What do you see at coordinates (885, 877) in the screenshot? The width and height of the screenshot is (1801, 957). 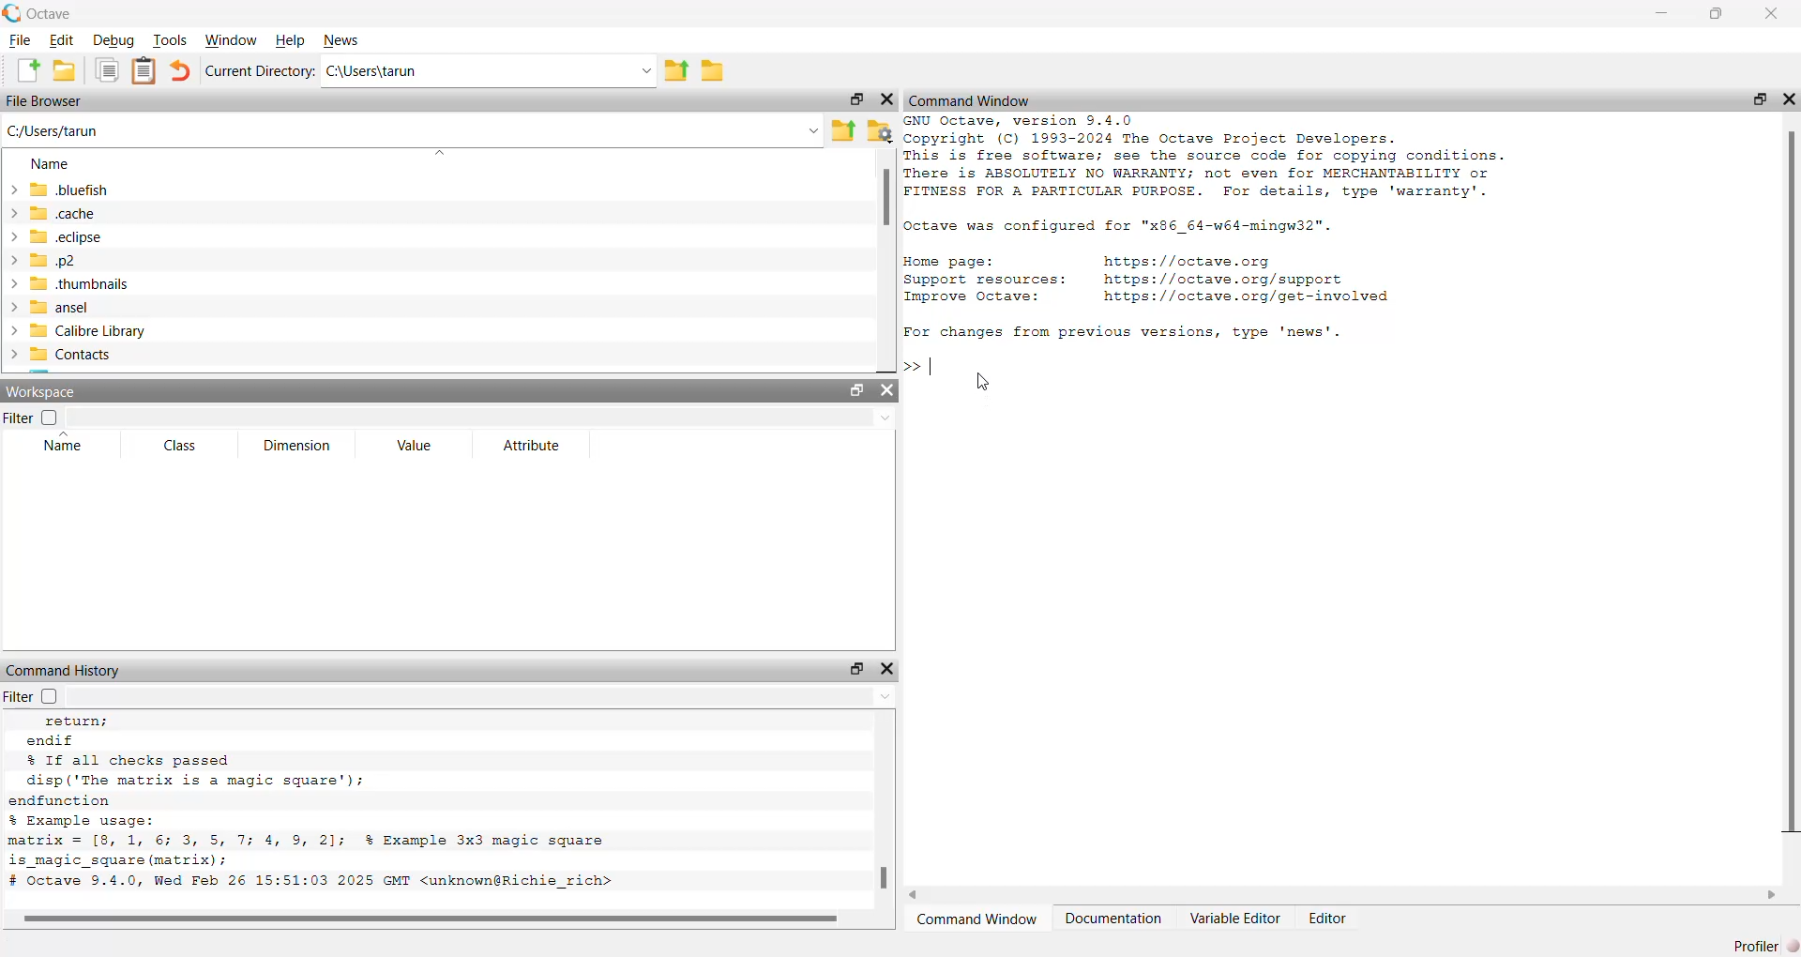 I see `scroll bar` at bounding box center [885, 877].